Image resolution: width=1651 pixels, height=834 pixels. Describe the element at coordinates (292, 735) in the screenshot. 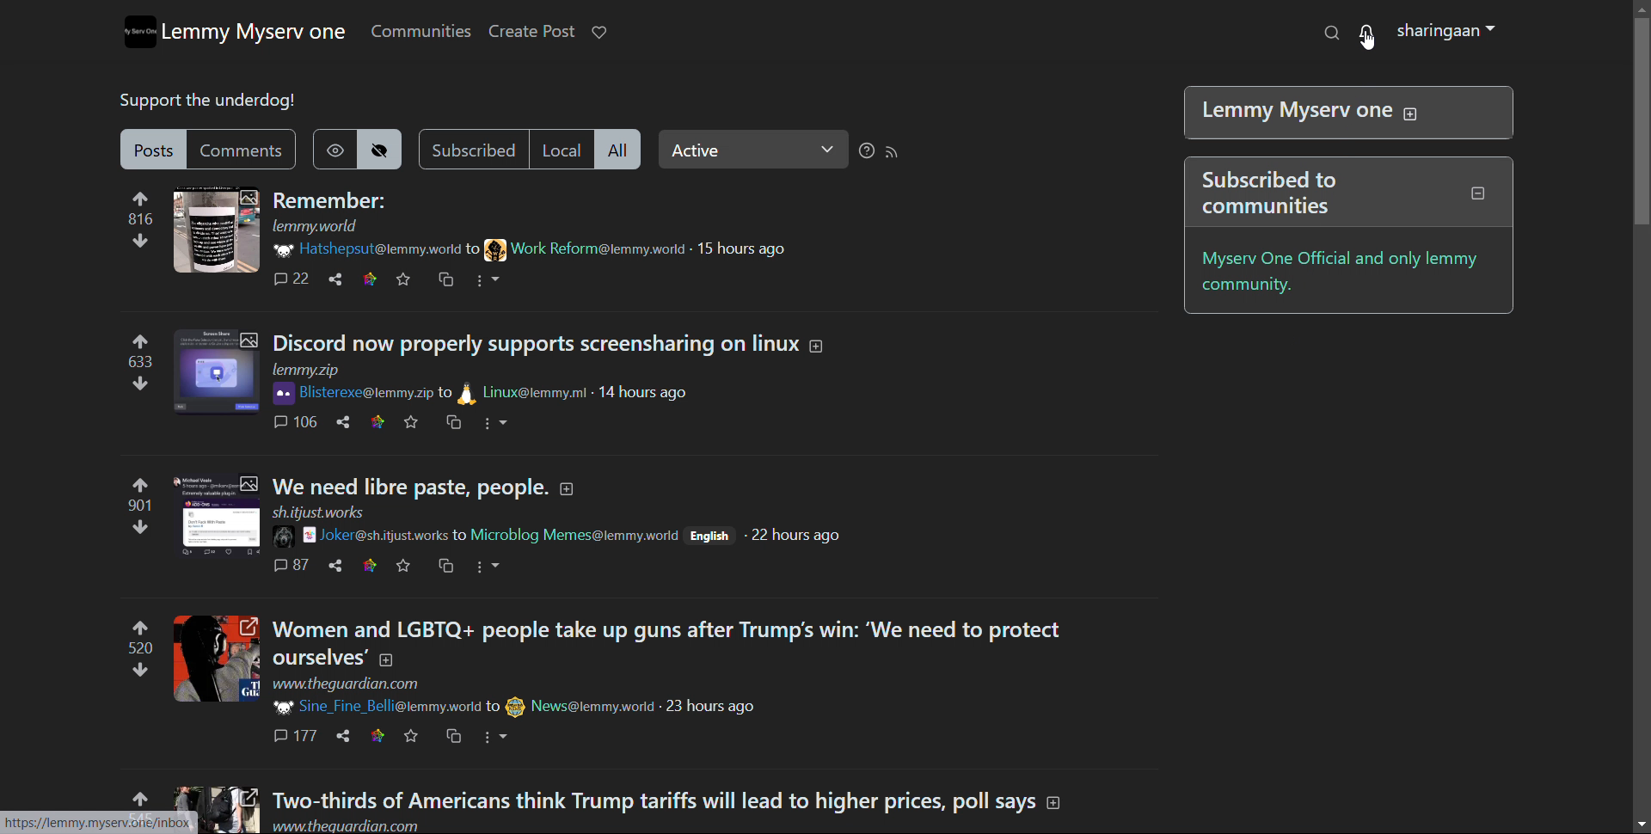

I see `comment` at that location.